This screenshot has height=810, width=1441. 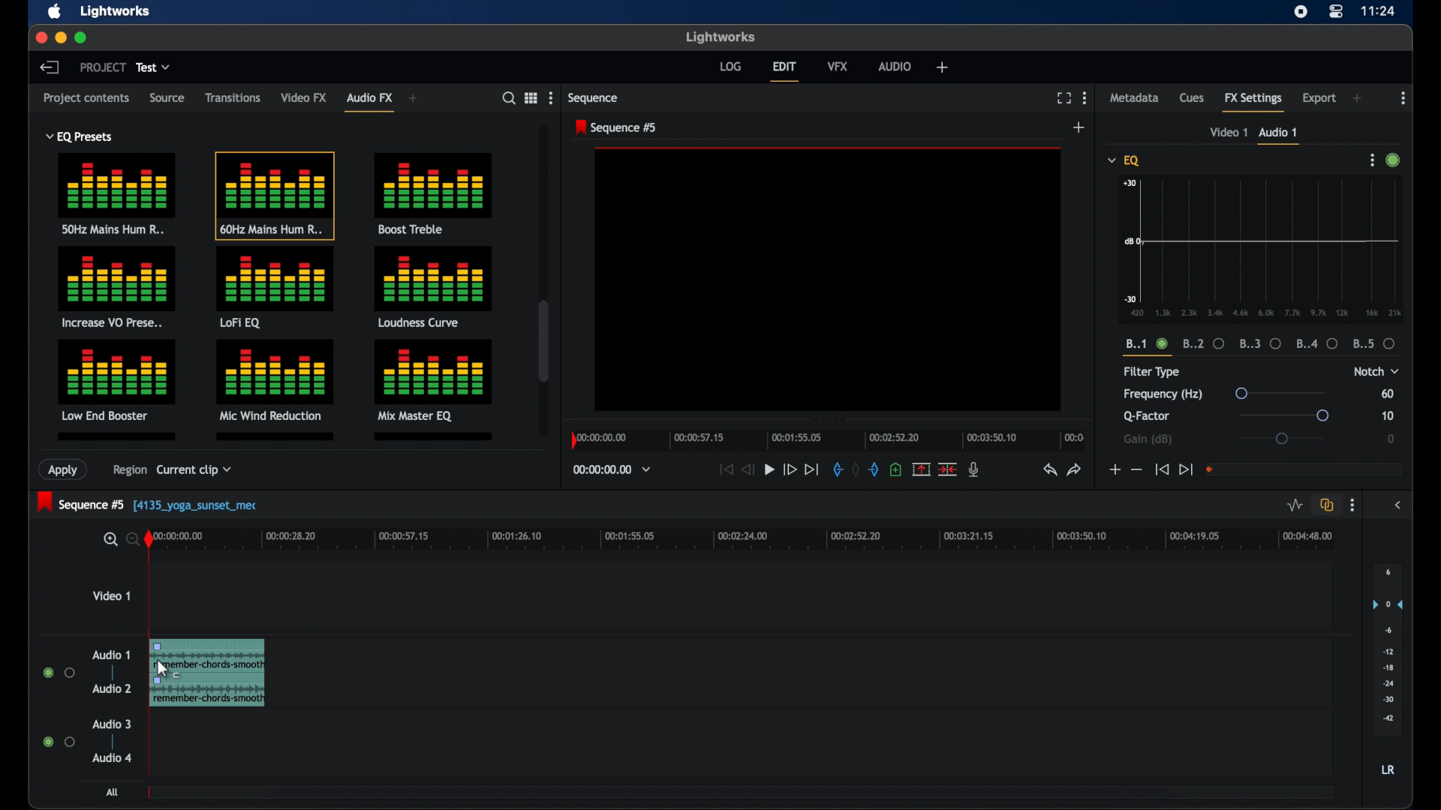 What do you see at coordinates (755, 541) in the screenshot?
I see `timeline scale` at bounding box center [755, 541].